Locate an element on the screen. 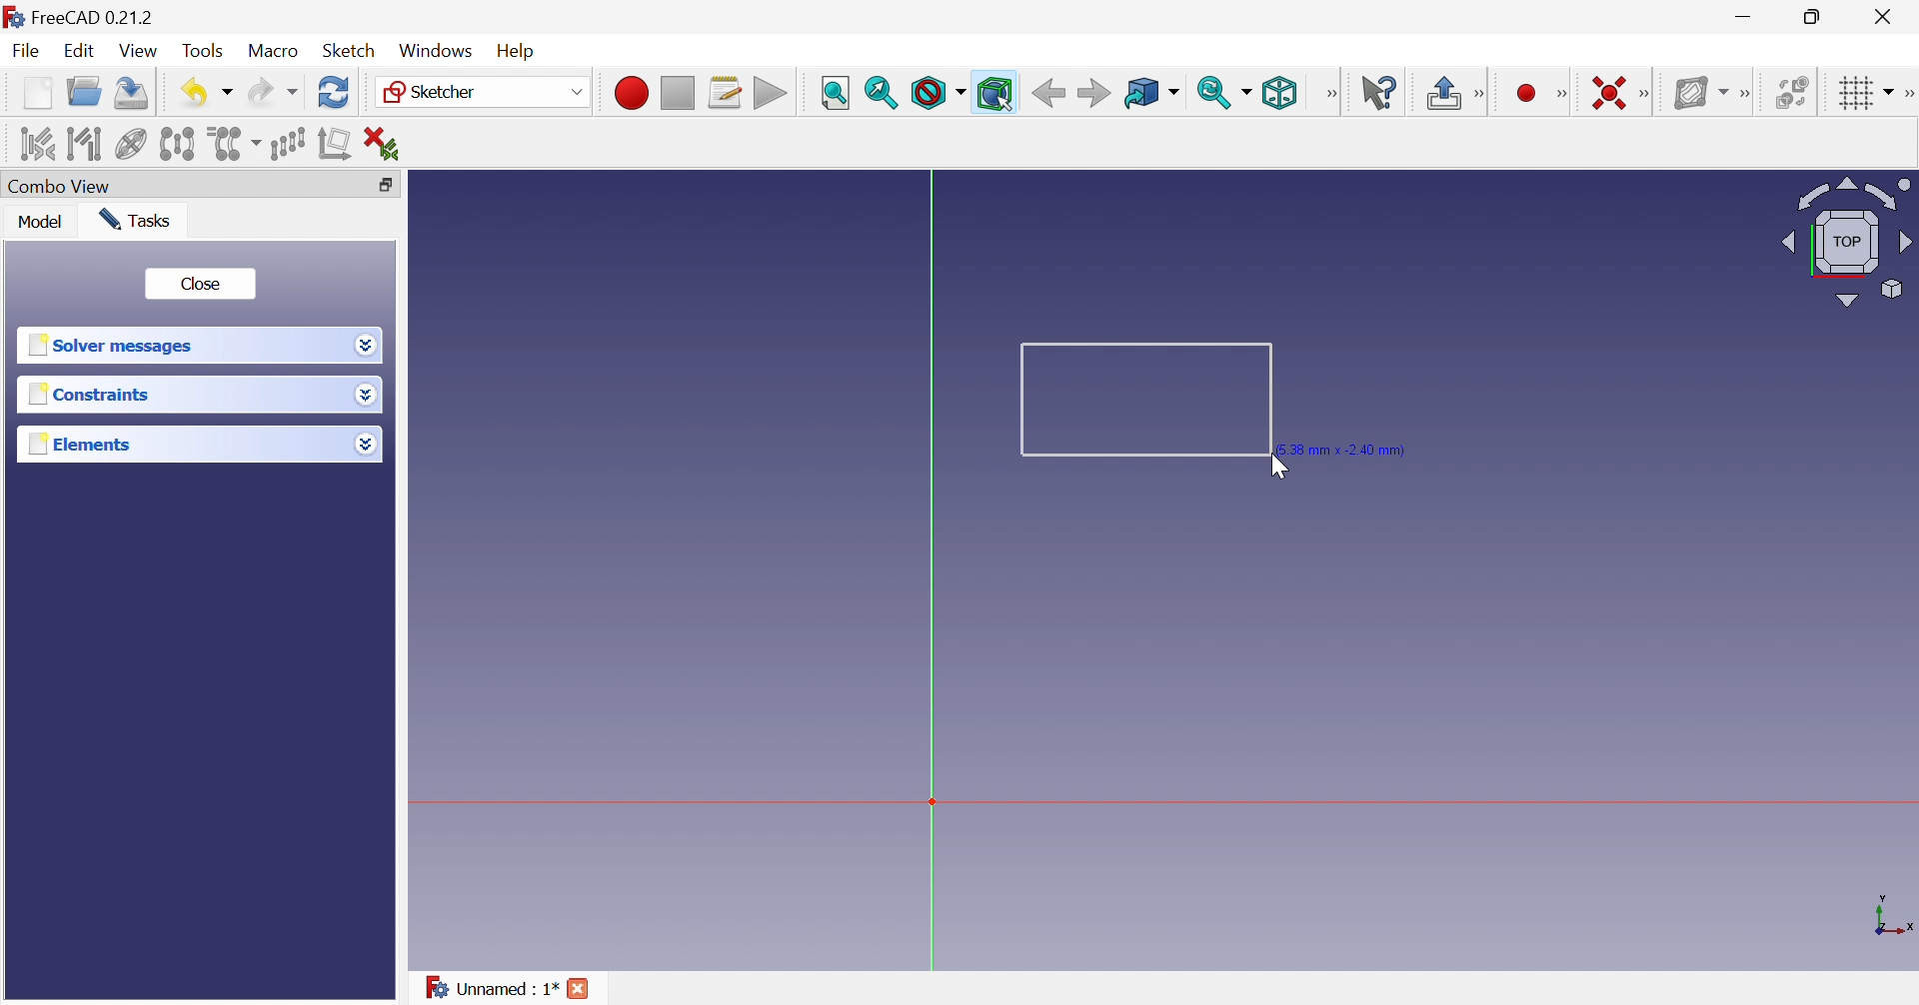 This screenshot has height=1005, width=1919. canvas is located at coordinates (1115, 713).